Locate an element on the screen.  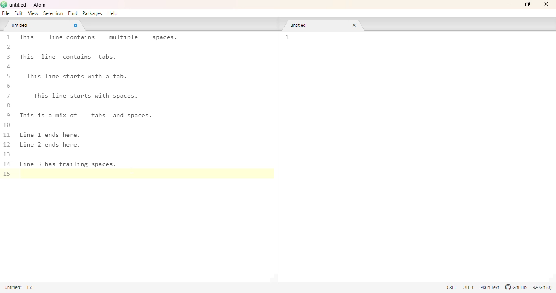
untitled is located at coordinates (13, 287).